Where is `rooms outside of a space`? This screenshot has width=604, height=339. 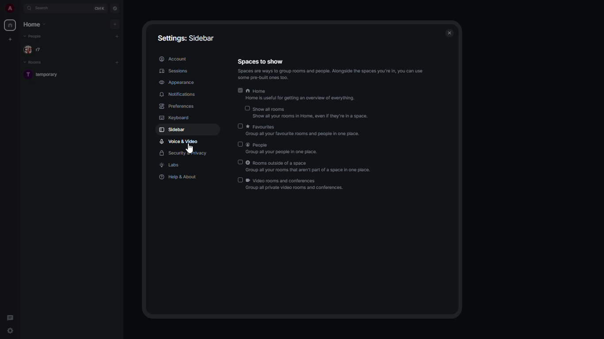 rooms outside of a space is located at coordinates (310, 167).